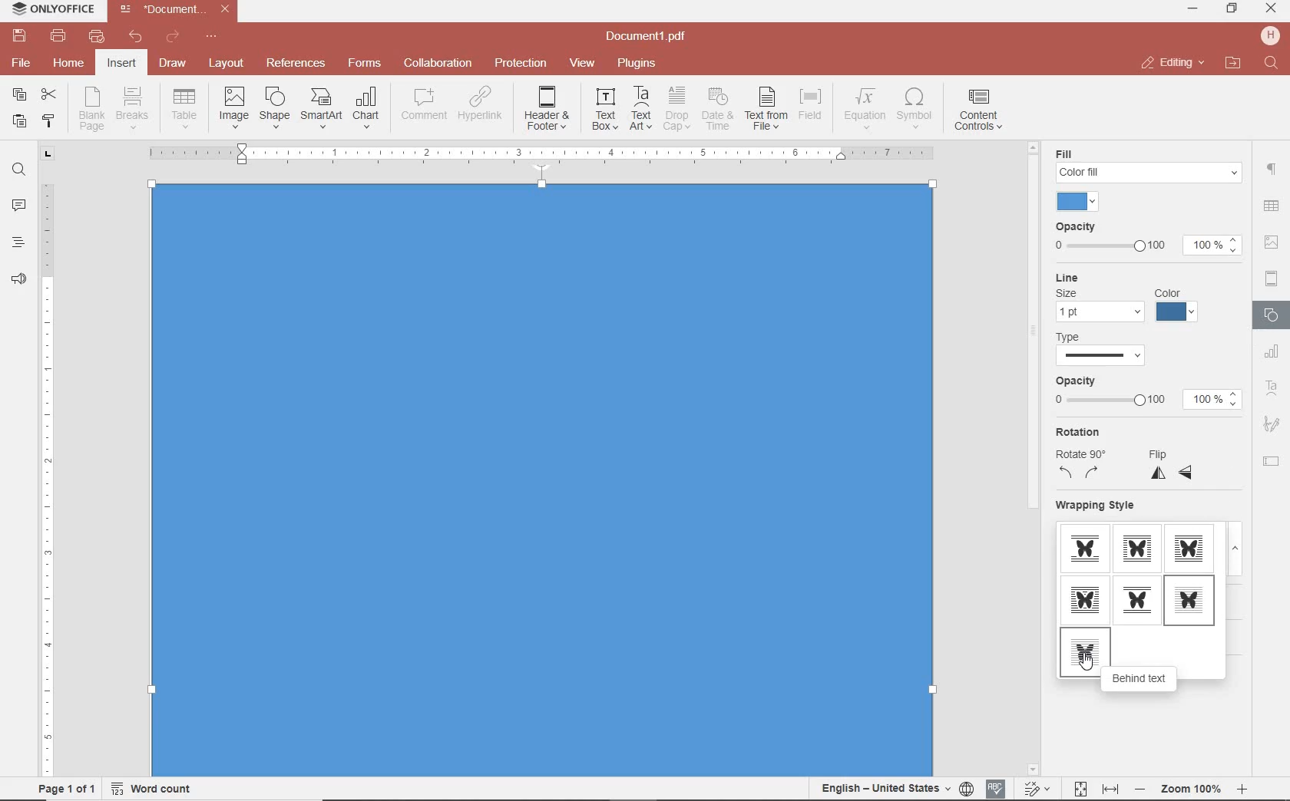 This screenshot has height=801, width=1290. What do you see at coordinates (273, 107) in the screenshot?
I see `INSERT SHAPE` at bounding box center [273, 107].